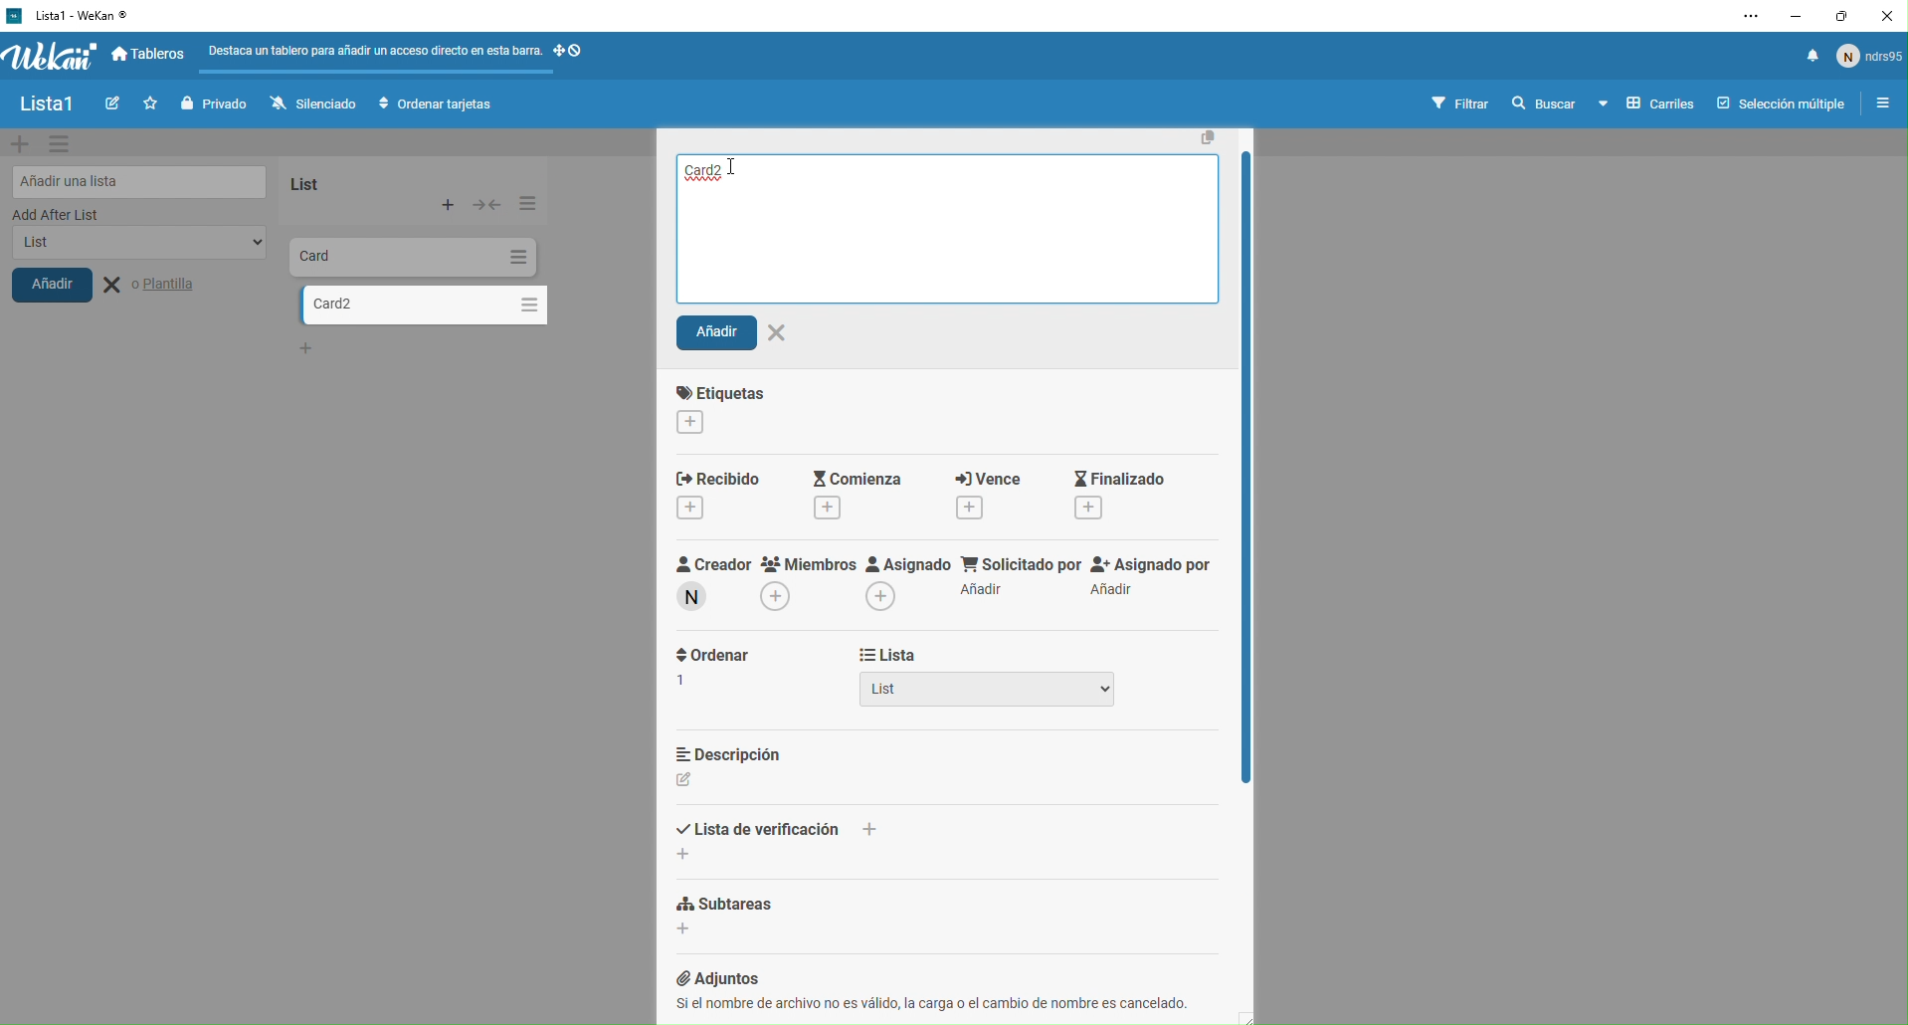  I want to click on write new, so click(109, 105).